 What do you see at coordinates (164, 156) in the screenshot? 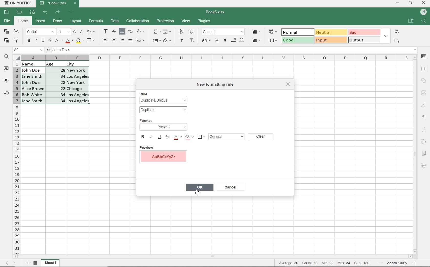
I see `PREVIEW` at bounding box center [164, 156].